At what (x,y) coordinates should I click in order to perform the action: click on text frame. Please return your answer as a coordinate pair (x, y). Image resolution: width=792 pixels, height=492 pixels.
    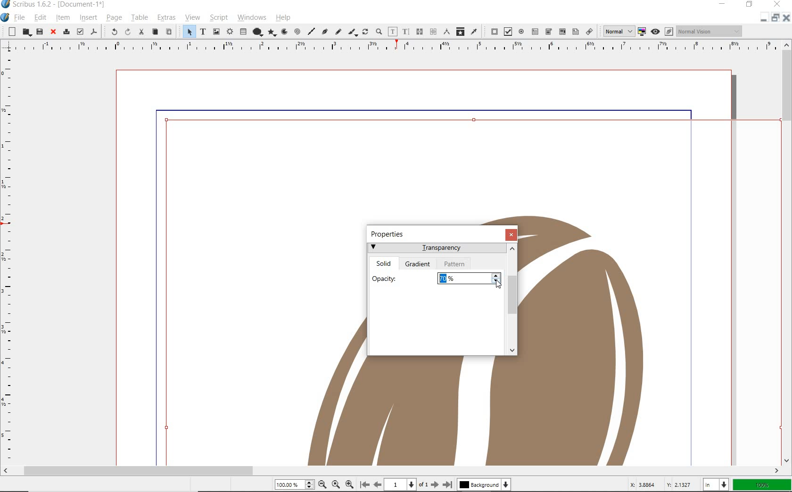
    Looking at the image, I should click on (203, 31).